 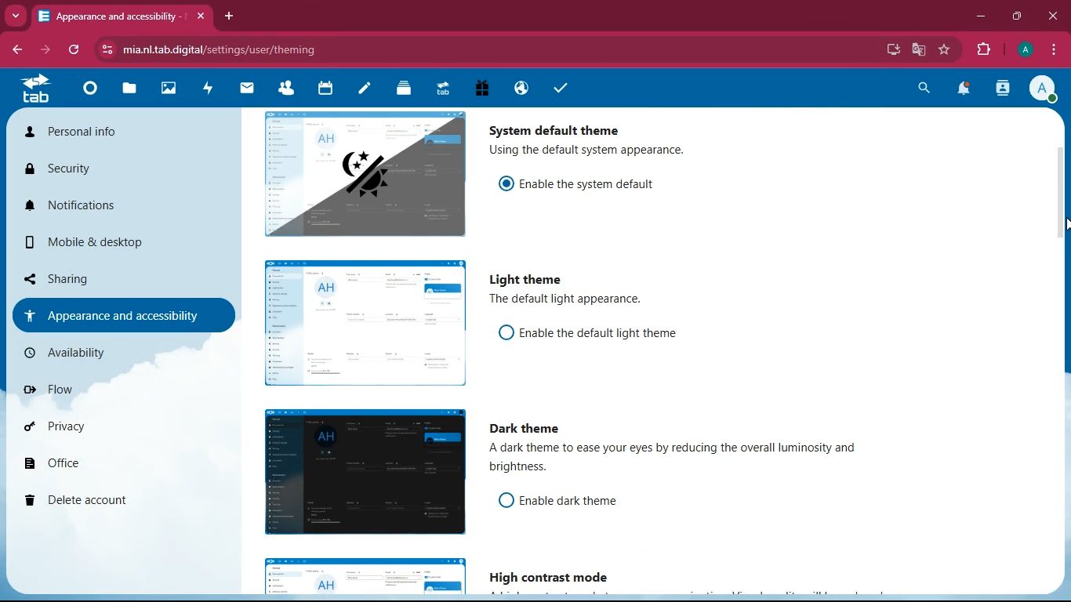 What do you see at coordinates (361, 471) in the screenshot?
I see `image` at bounding box center [361, 471].